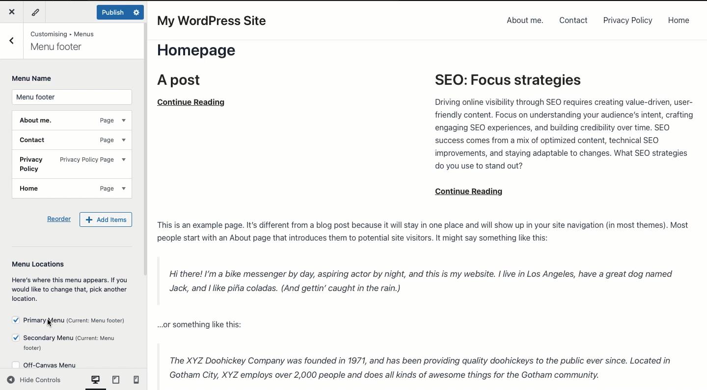  Describe the element at coordinates (679, 19) in the screenshot. I see `Home` at that location.